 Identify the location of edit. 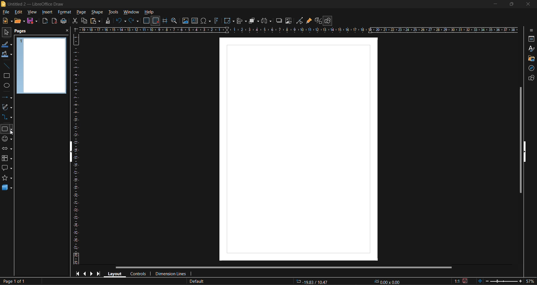
(20, 12).